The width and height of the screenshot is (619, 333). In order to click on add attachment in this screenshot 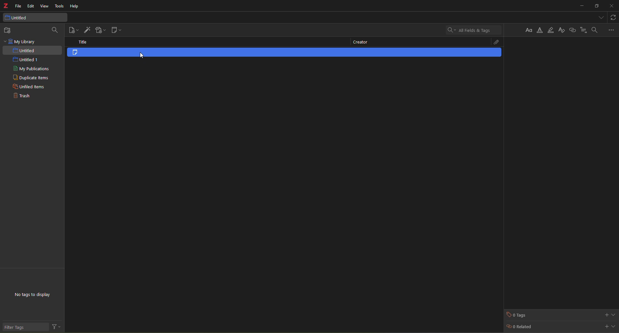, I will do `click(100, 30)`.